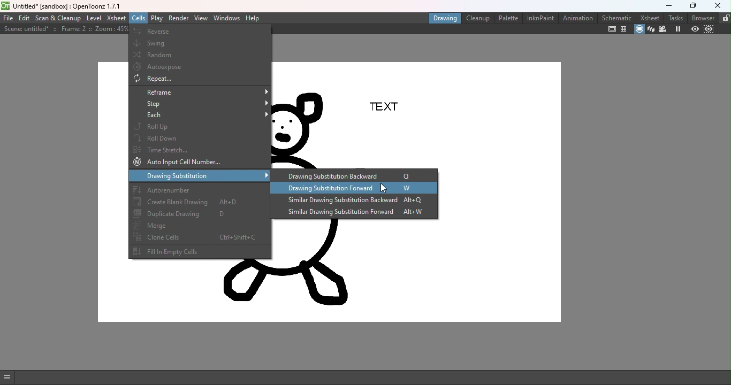 Image resolution: width=731 pixels, height=385 pixels. Describe the element at coordinates (94, 18) in the screenshot. I see `Level` at that location.